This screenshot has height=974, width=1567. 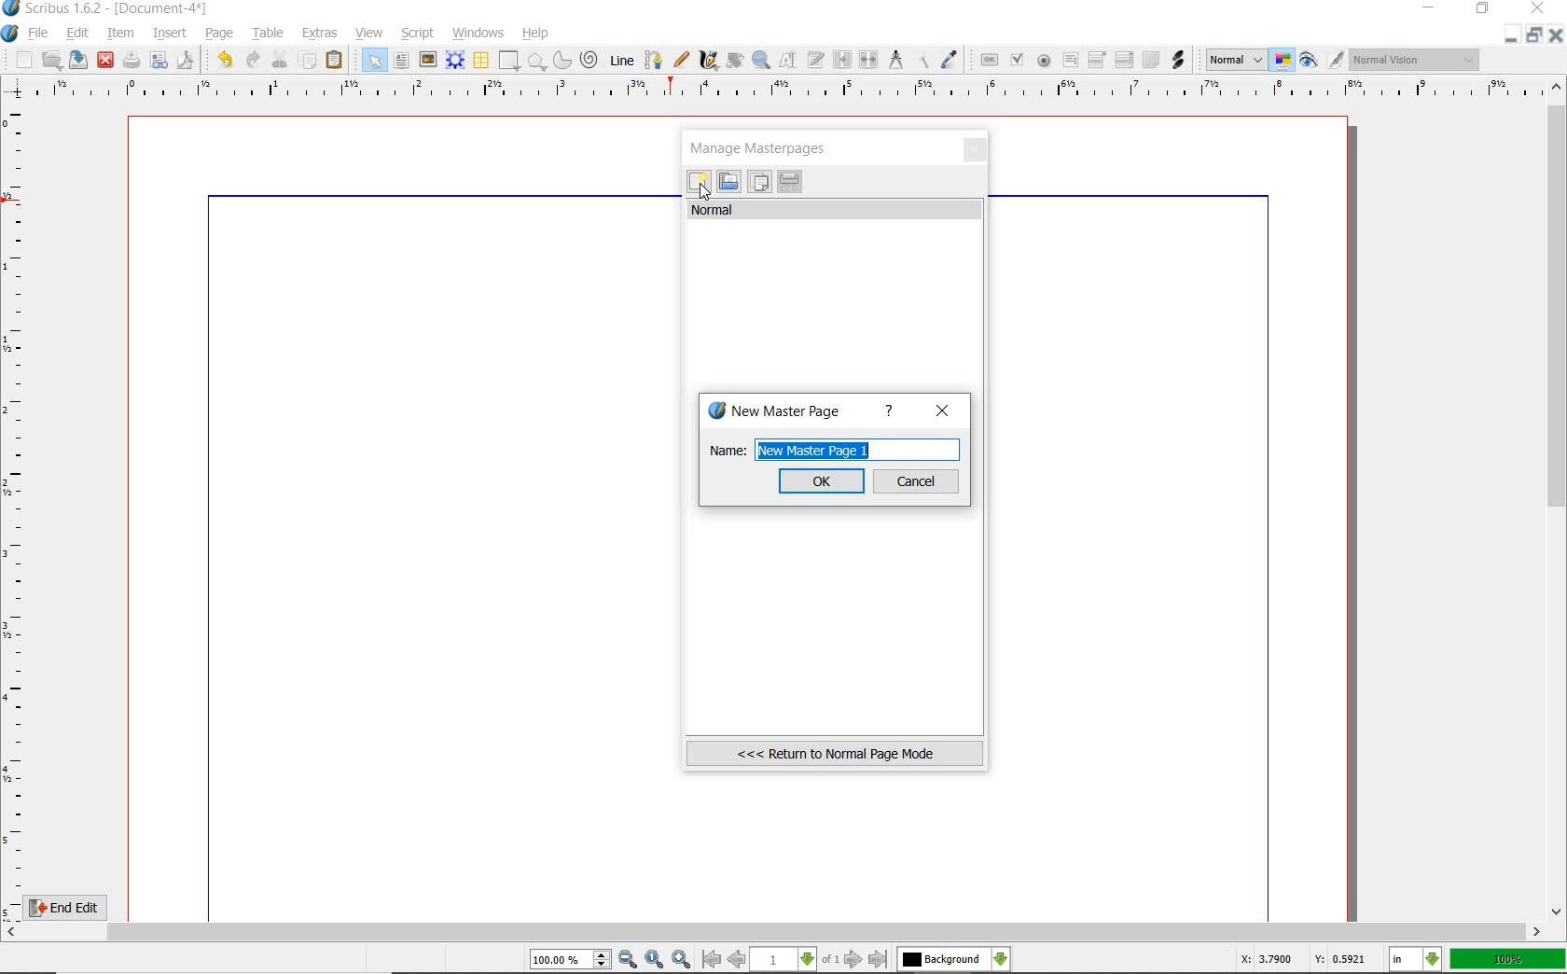 I want to click on zoom out, so click(x=629, y=960).